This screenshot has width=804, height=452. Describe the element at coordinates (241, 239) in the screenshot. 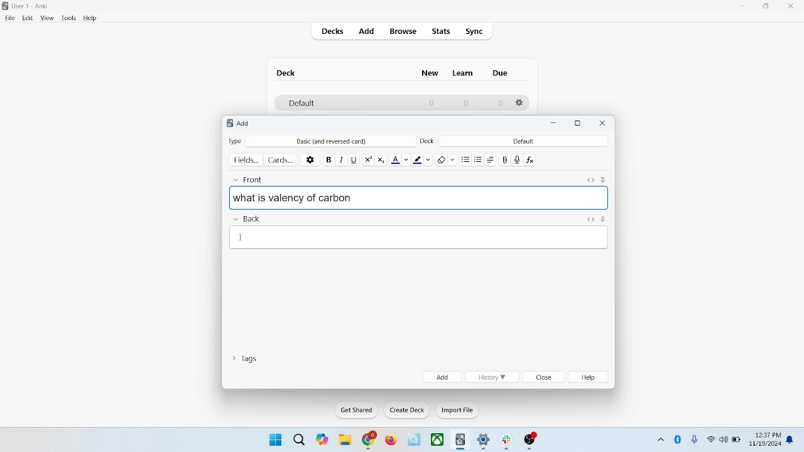

I see `cursor` at that location.